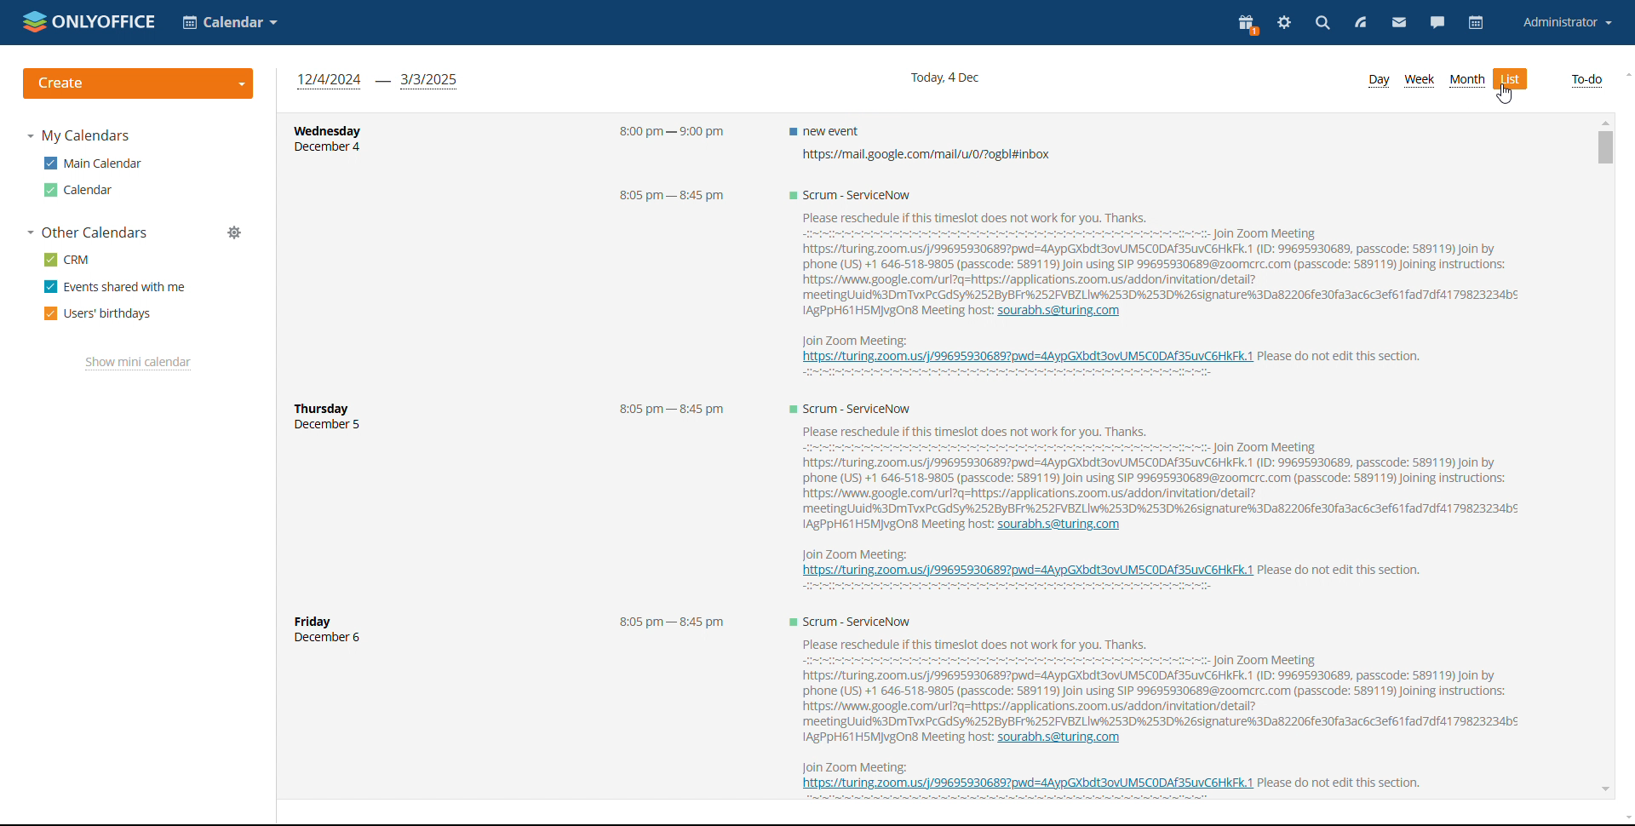 This screenshot has width=1635, height=826. What do you see at coordinates (1378, 80) in the screenshot?
I see `day` at bounding box center [1378, 80].